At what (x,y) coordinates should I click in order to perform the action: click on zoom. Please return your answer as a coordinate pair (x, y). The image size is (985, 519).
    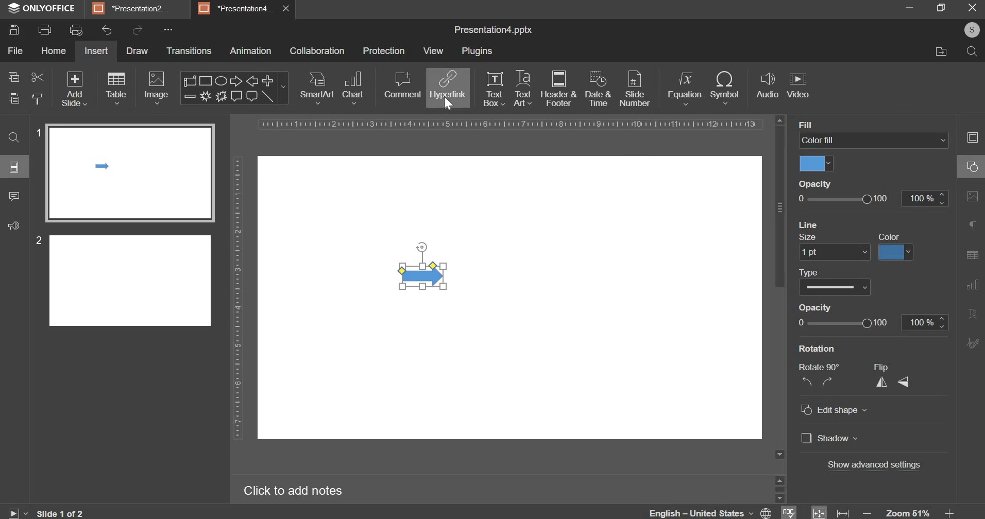
    Looking at the image, I should click on (910, 510).